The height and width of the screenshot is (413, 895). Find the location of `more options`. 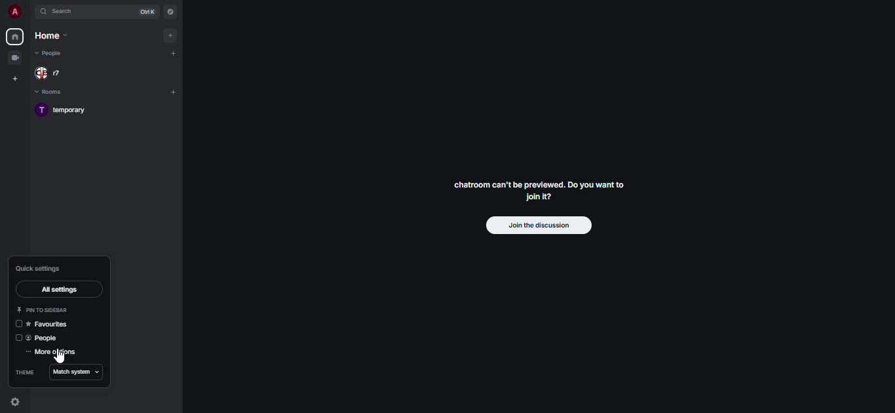

more options is located at coordinates (57, 352).